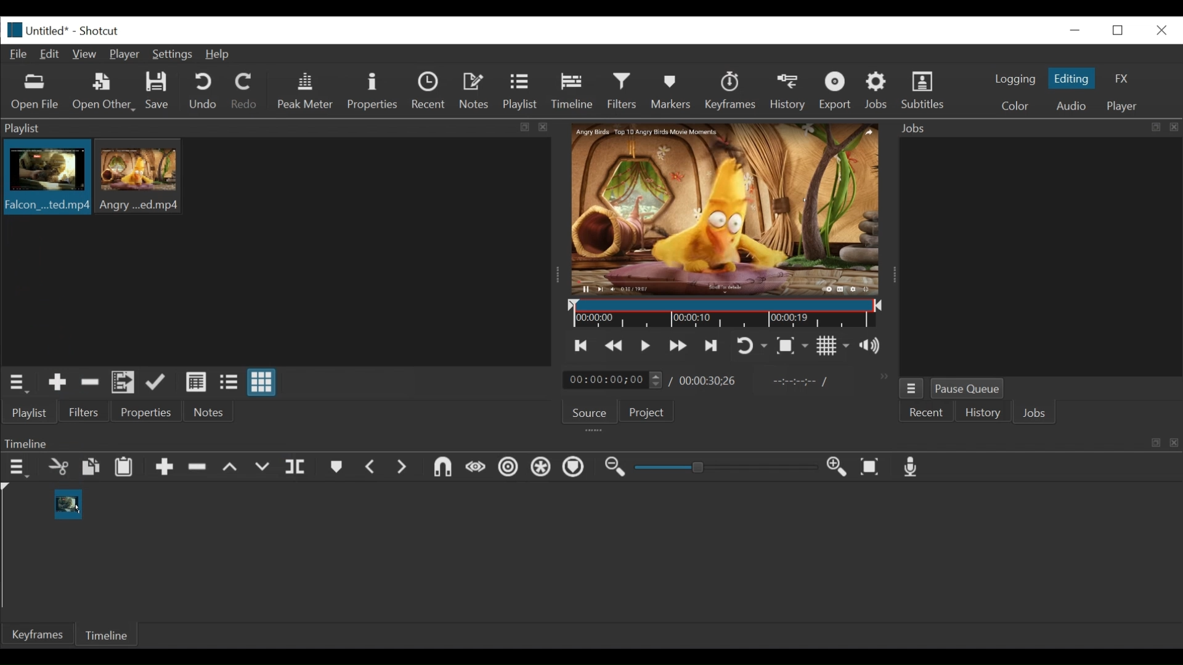 The image size is (1183, 665). Describe the element at coordinates (165, 470) in the screenshot. I see `Append` at that location.